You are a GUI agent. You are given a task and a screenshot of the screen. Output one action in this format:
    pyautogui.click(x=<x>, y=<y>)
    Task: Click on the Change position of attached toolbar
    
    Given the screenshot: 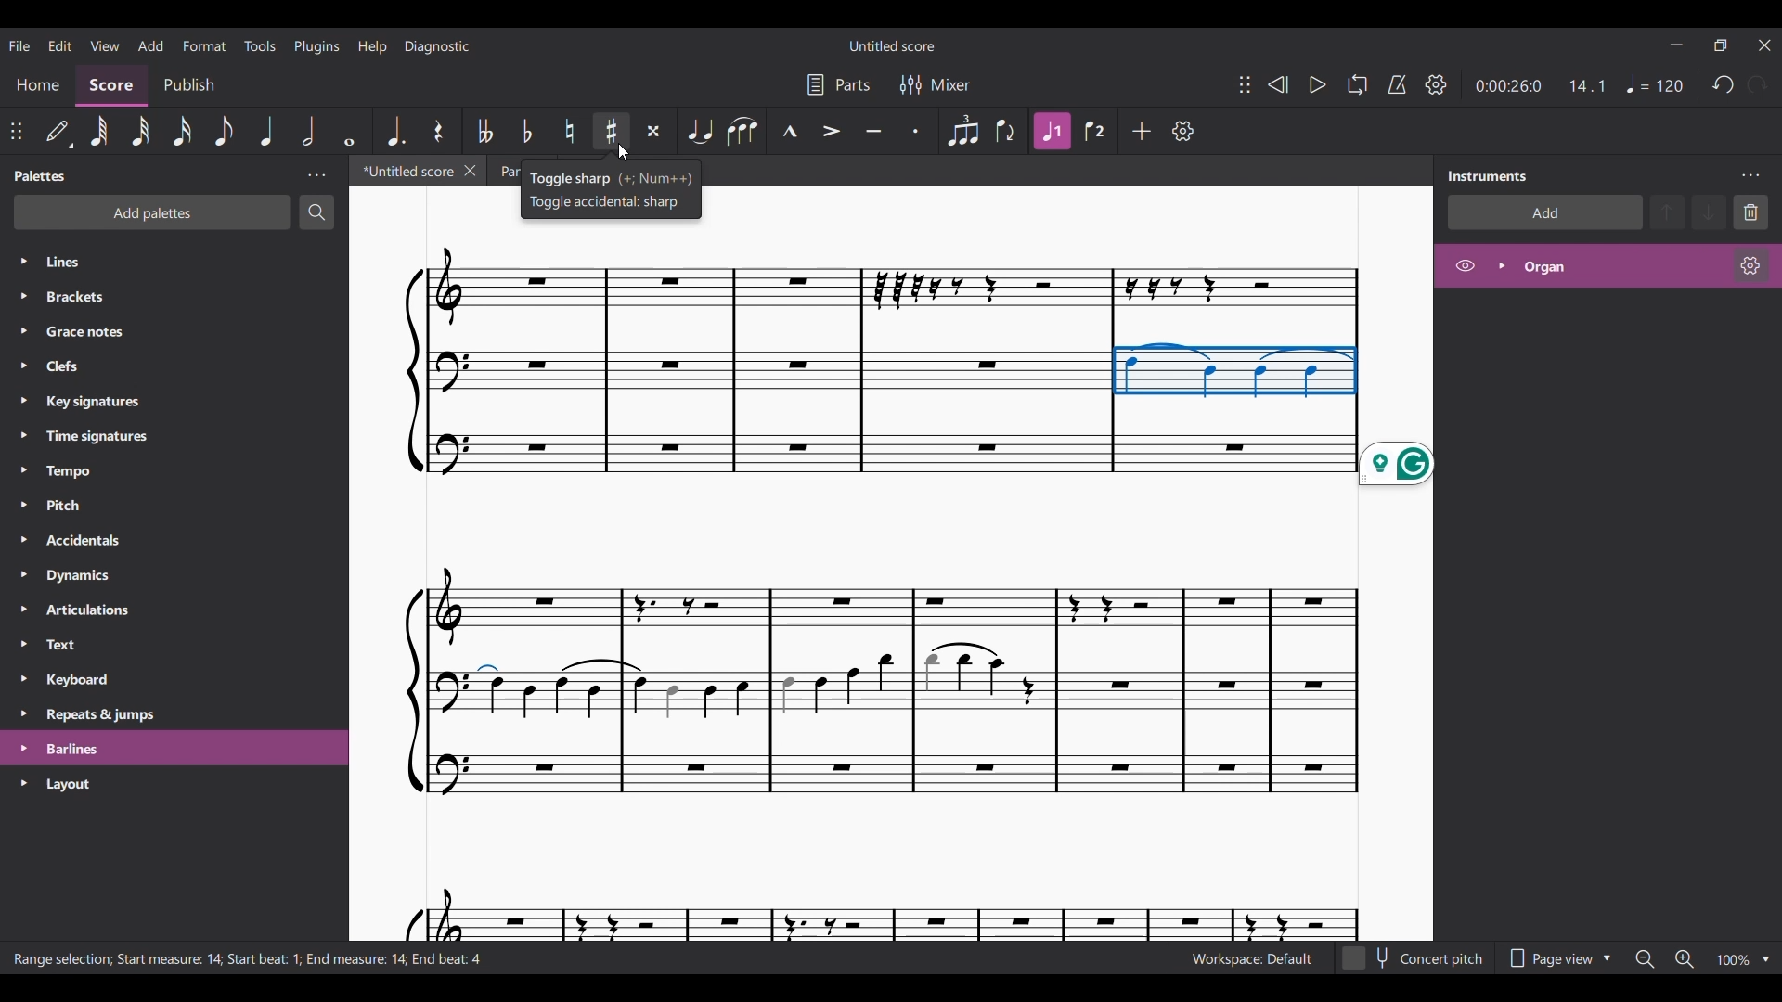 What is the action you would take?
    pyautogui.click(x=17, y=132)
    